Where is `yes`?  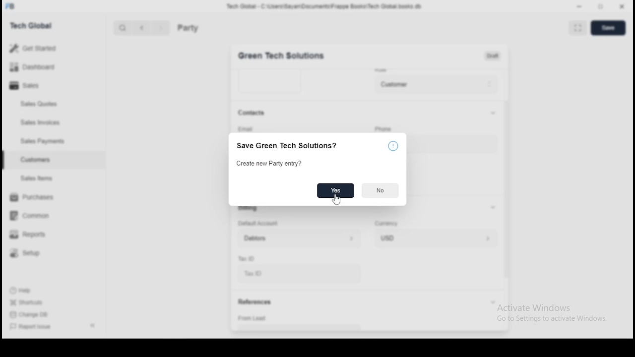
yes is located at coordinates (335, 190).